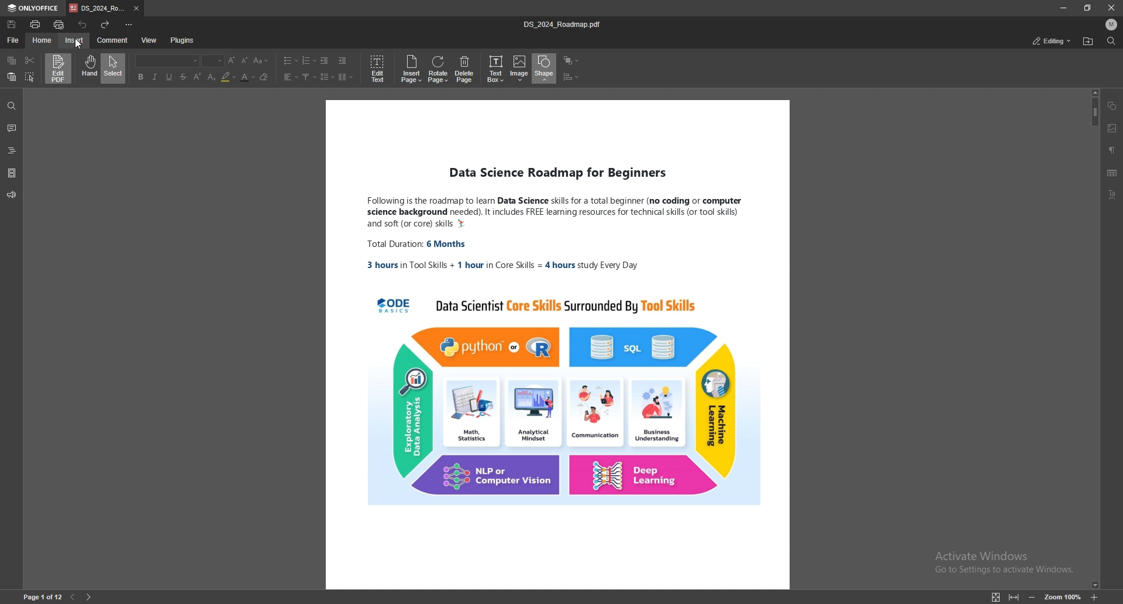 The height and width of the screenshot is (604, 1123). I want to click on comment, so click(12, 128).